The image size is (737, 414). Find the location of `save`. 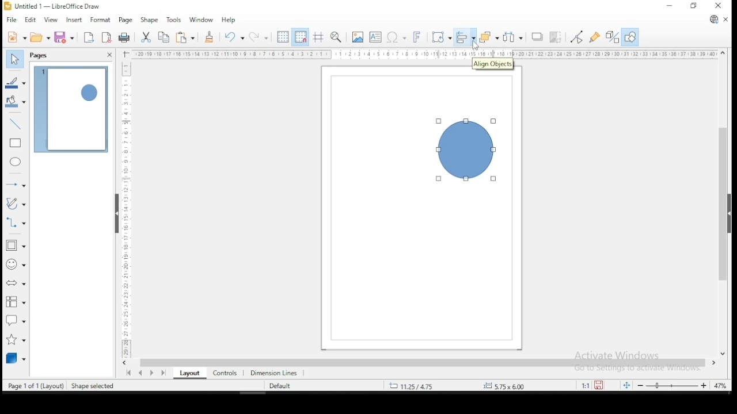

save is located at coordinates (600, 385).